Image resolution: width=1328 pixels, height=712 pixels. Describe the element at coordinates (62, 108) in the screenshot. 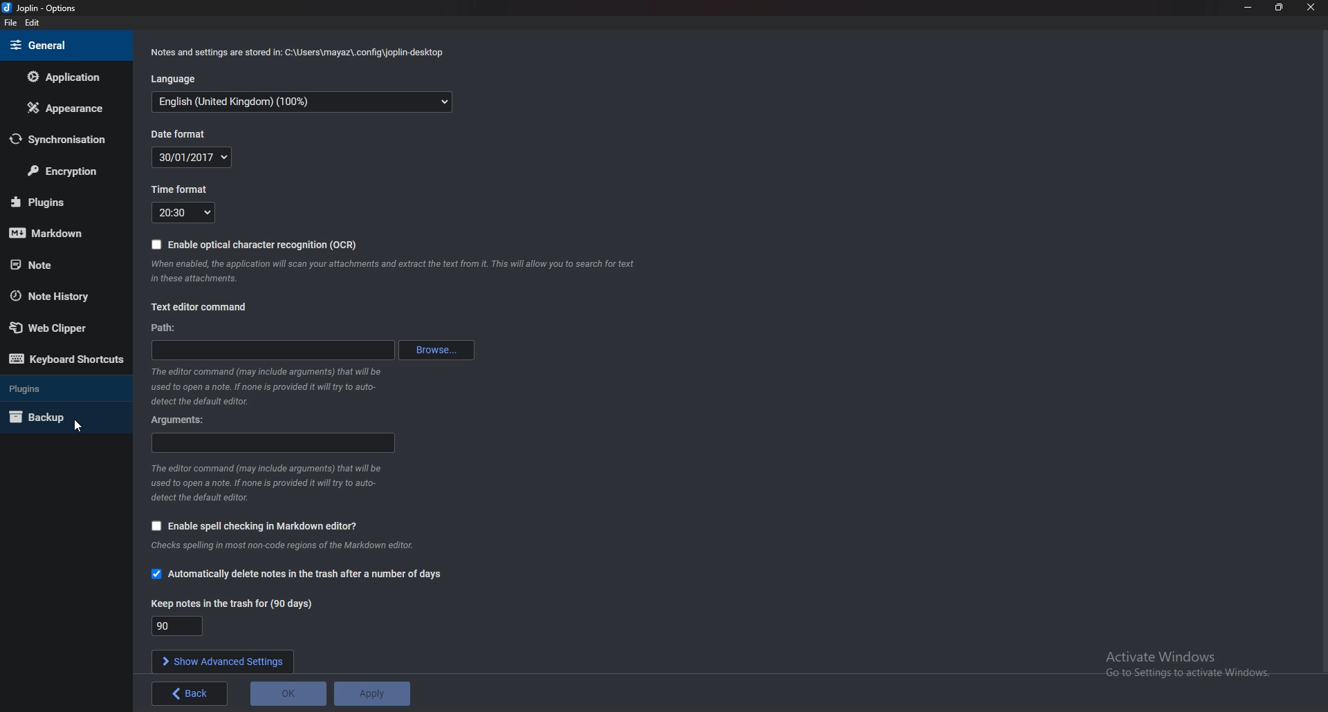

I see `Appearance` at that location.